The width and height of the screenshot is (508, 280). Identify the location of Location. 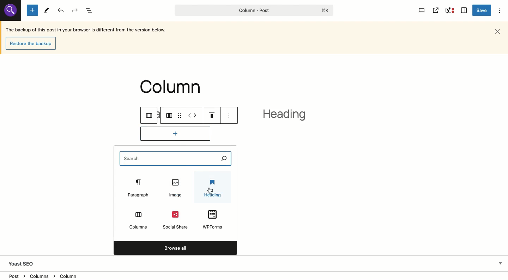
(255, 276).